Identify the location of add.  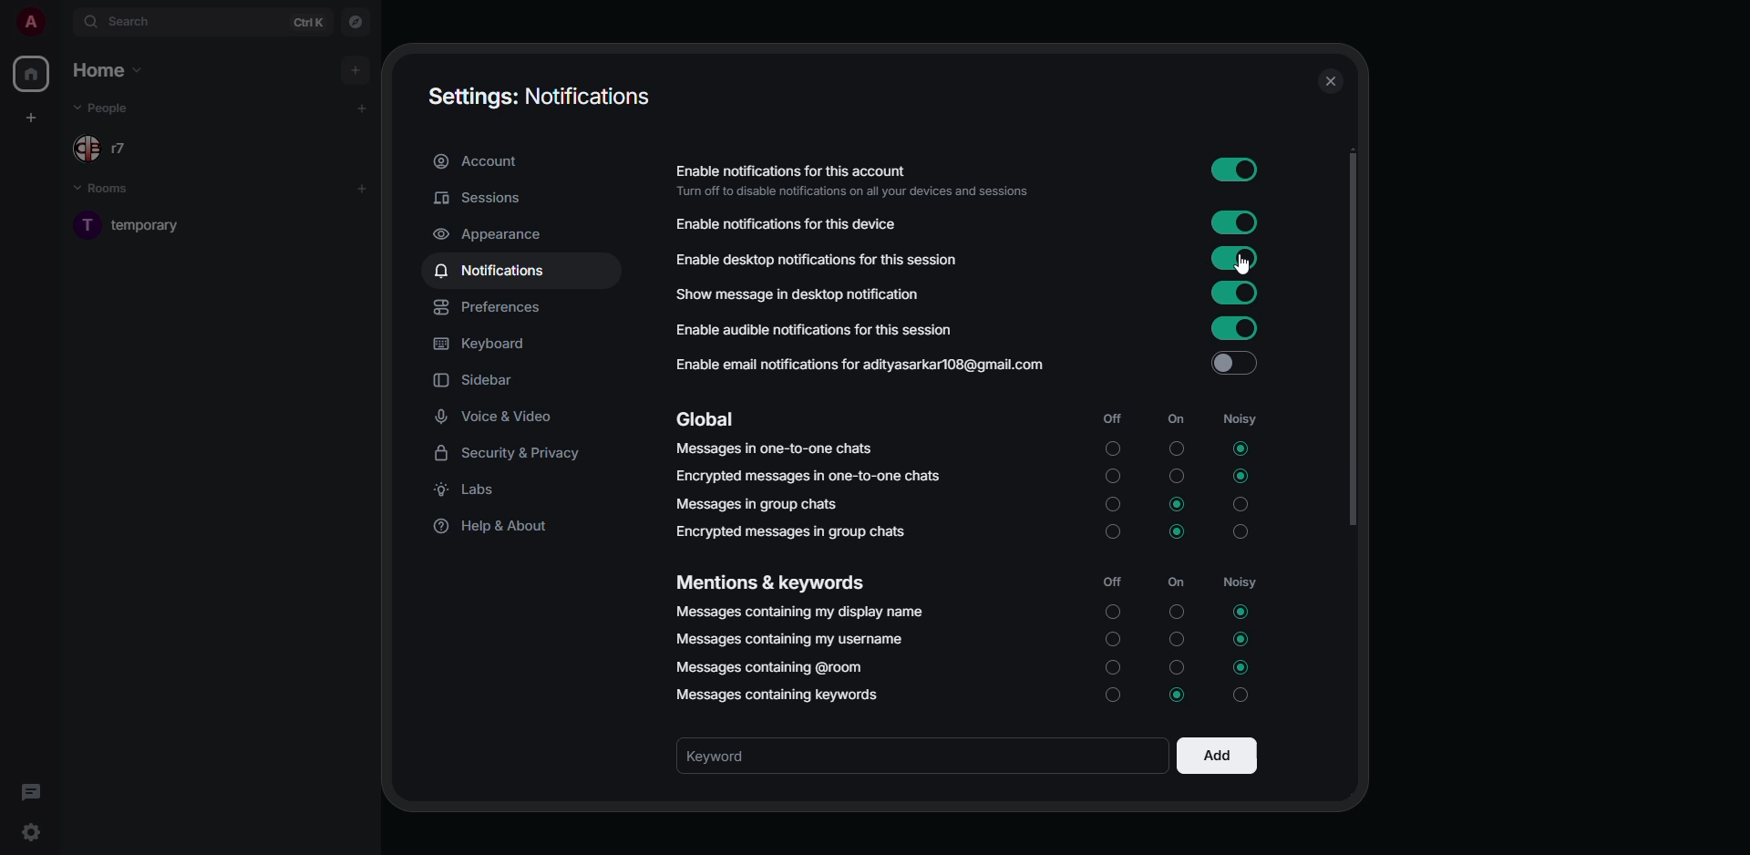
(362, 189).